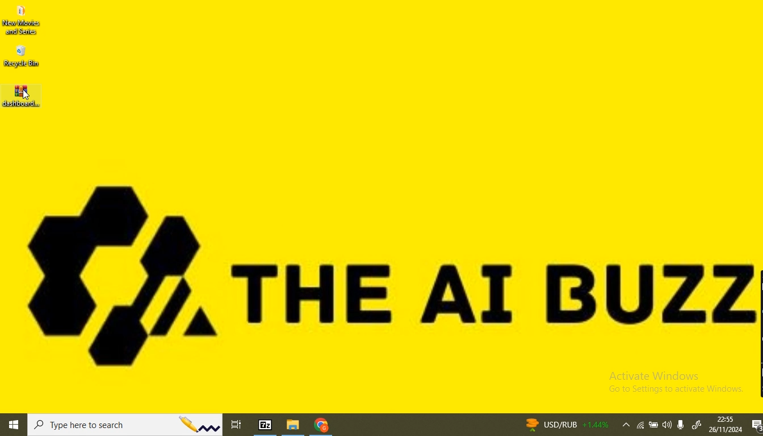 This screenshot has width=763, height=436. I want to click on task view, so click(239, 423).